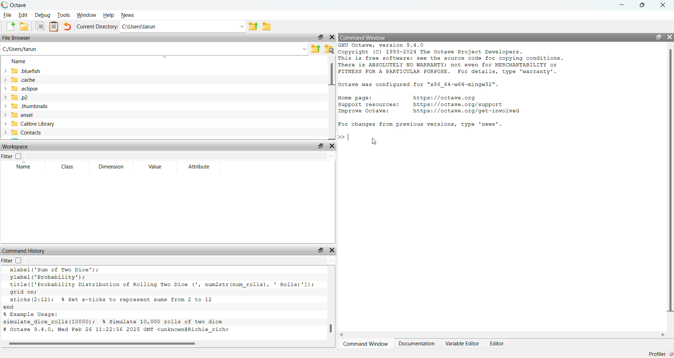 The image size is (674, 358). What do you see at coordinates (108, 15) in the screenshot?
I see `Help` at bounding box center [108, 15].